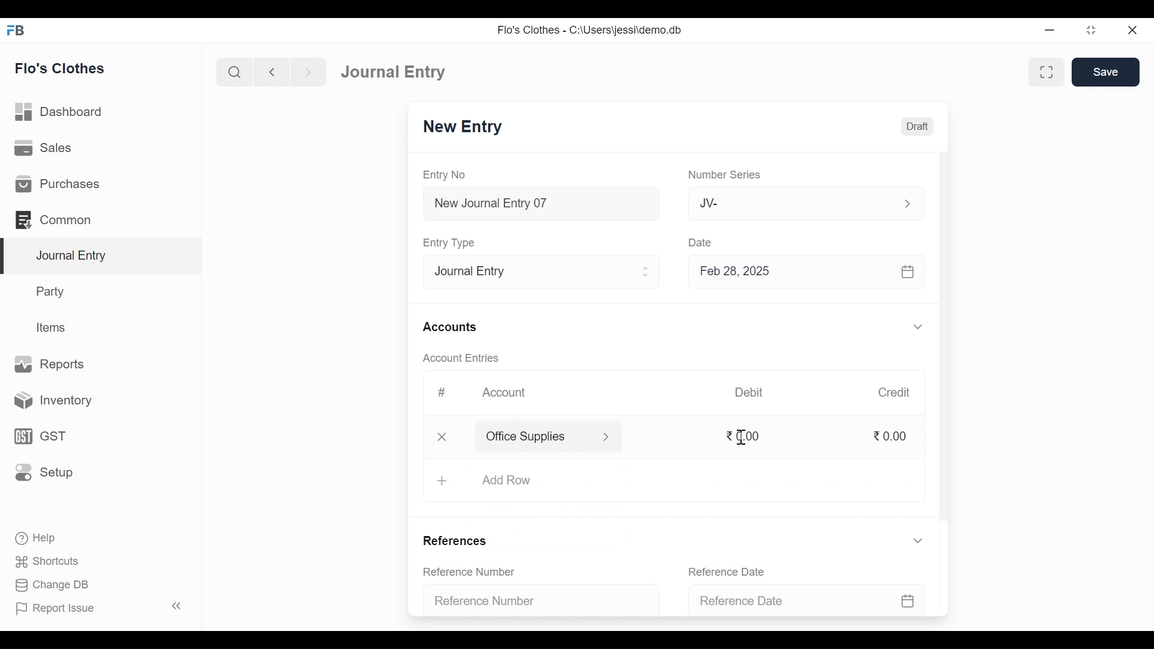  I want to click on Vertical Scroll bar, so click(945, 339).